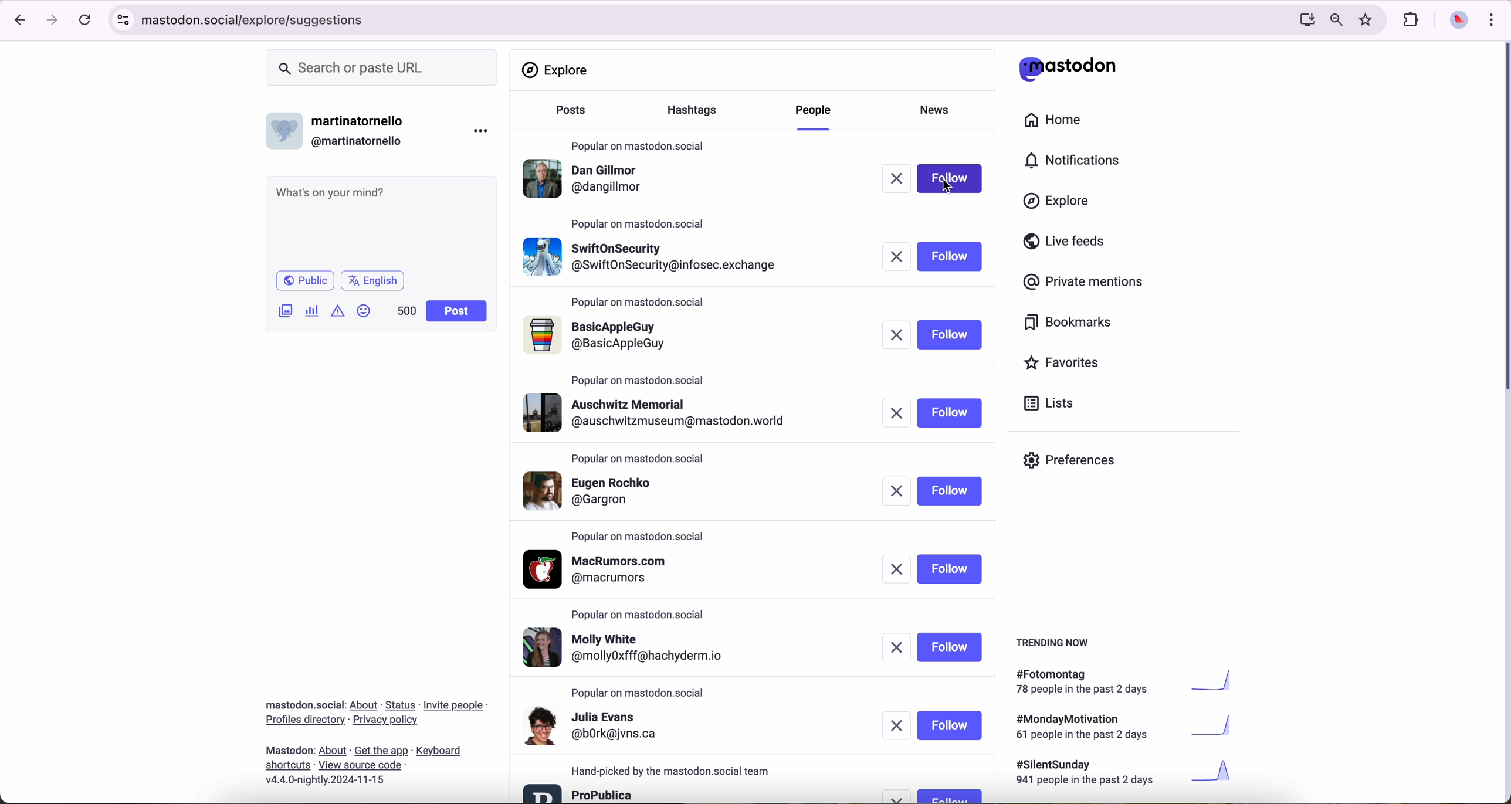 The width and height of the screenshot is (1511, 804). What do you see at coordinates (1078, 464) in the screenshot?
I see `preferences` at bounding box center [1078, 464].